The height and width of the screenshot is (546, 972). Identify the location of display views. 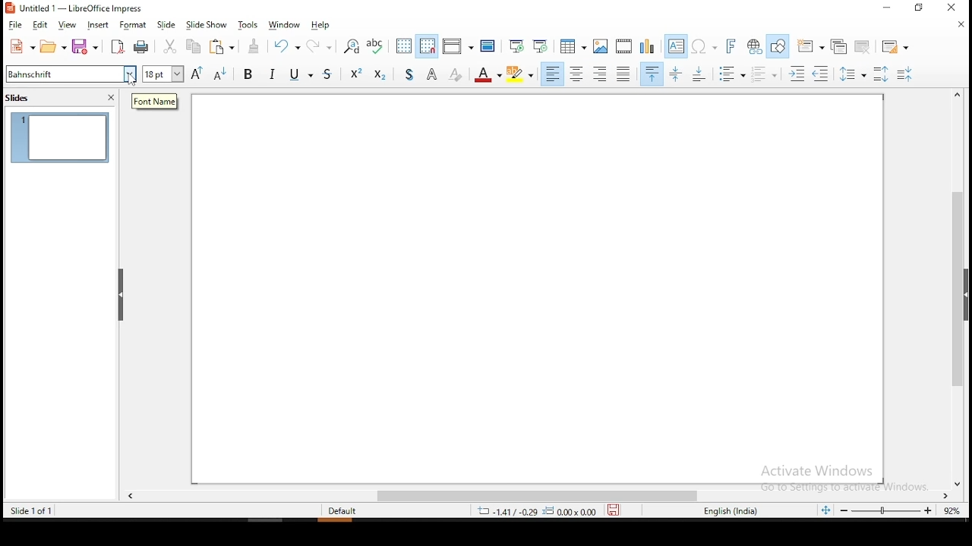
(456, 44).